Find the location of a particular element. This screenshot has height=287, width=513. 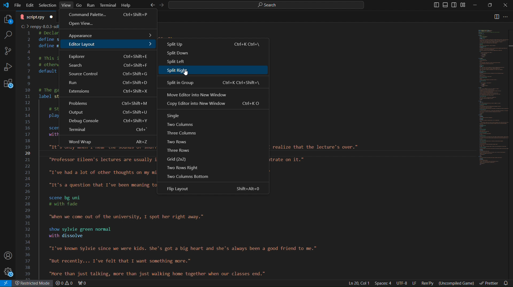

Split Left is located at coordinates (214, 63).